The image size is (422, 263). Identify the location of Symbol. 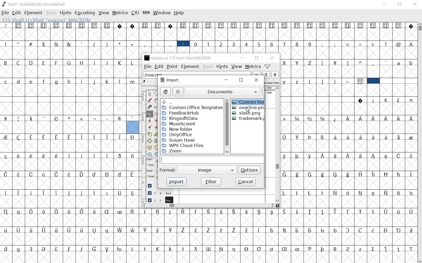
(70, 249).